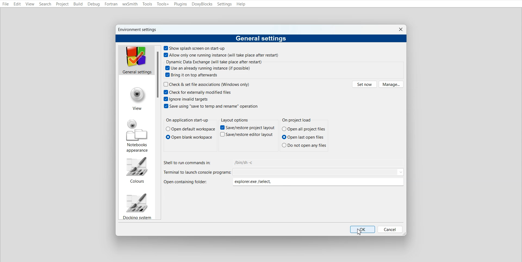 Image resolution: width=522 pixels, height=262 pixels. Describe the element at coordinates (138, 30) in the screenshot. I see `Text 1` at that location.